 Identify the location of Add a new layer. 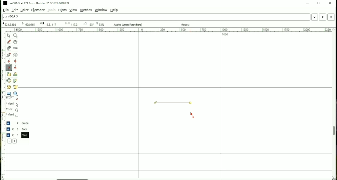
(15, 141).